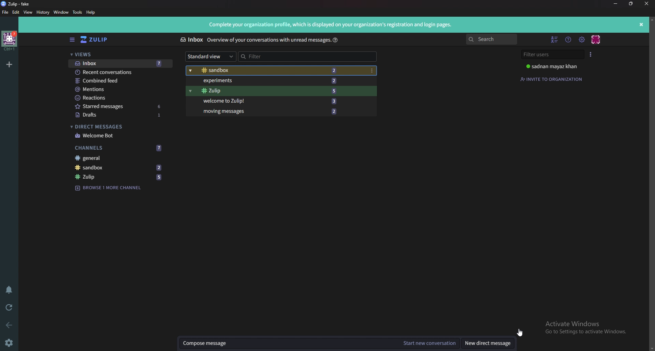 The width and height of the screenshot is (655, 351). Describe the element at coordinates (120, 64) in the screenshot. I see `inbox` at that location.